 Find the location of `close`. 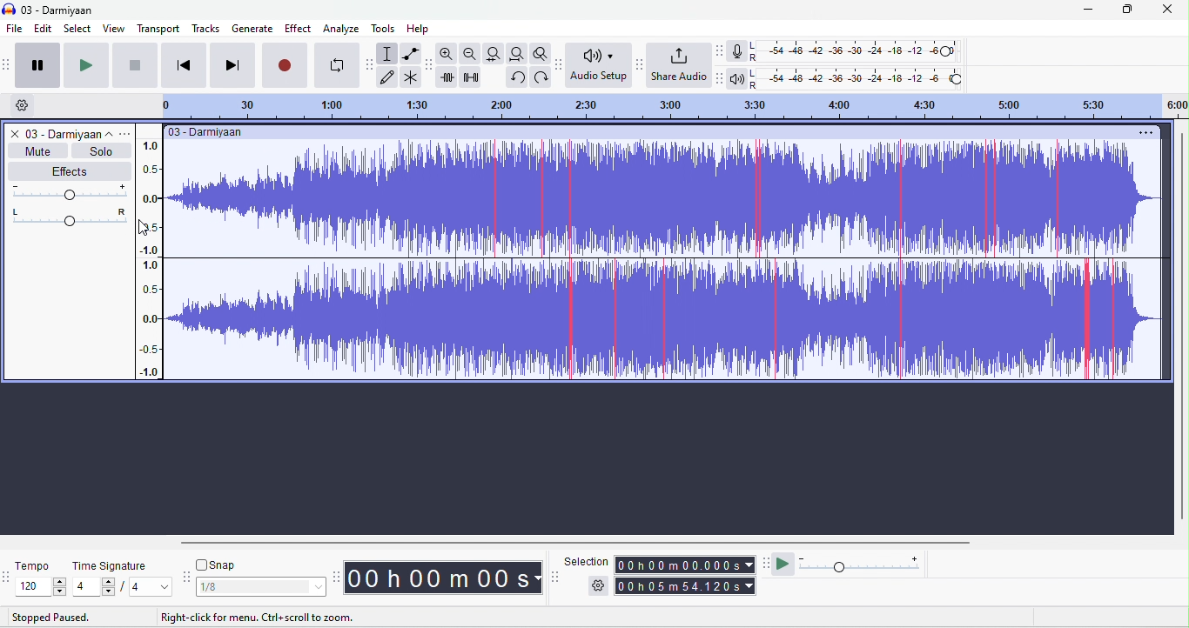

close is located at coordinates (1167, 10).